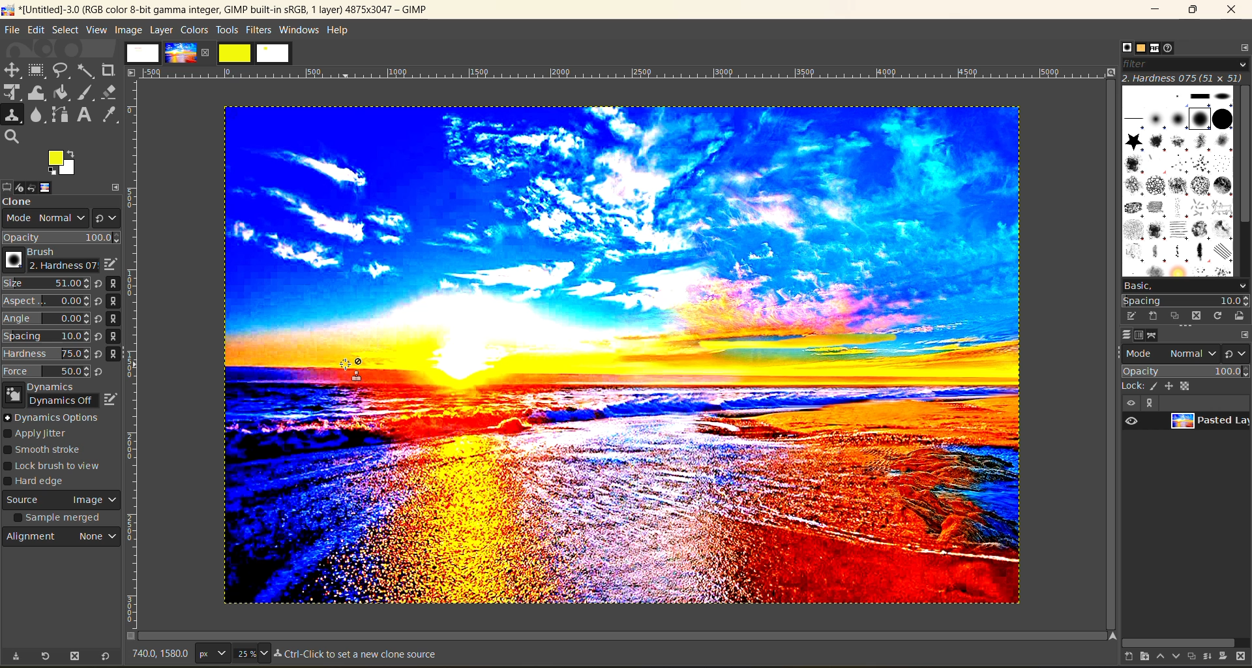 The width and height of the screenshot is (1252, 668). Describe the element at coordinates (1177, 180) in the screenshot. I see `brushes` at that location.